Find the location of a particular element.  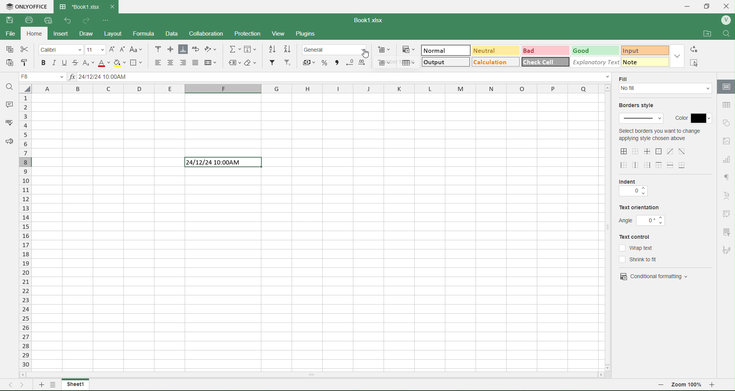

Merge and Center is located at coordinates (212, 62).